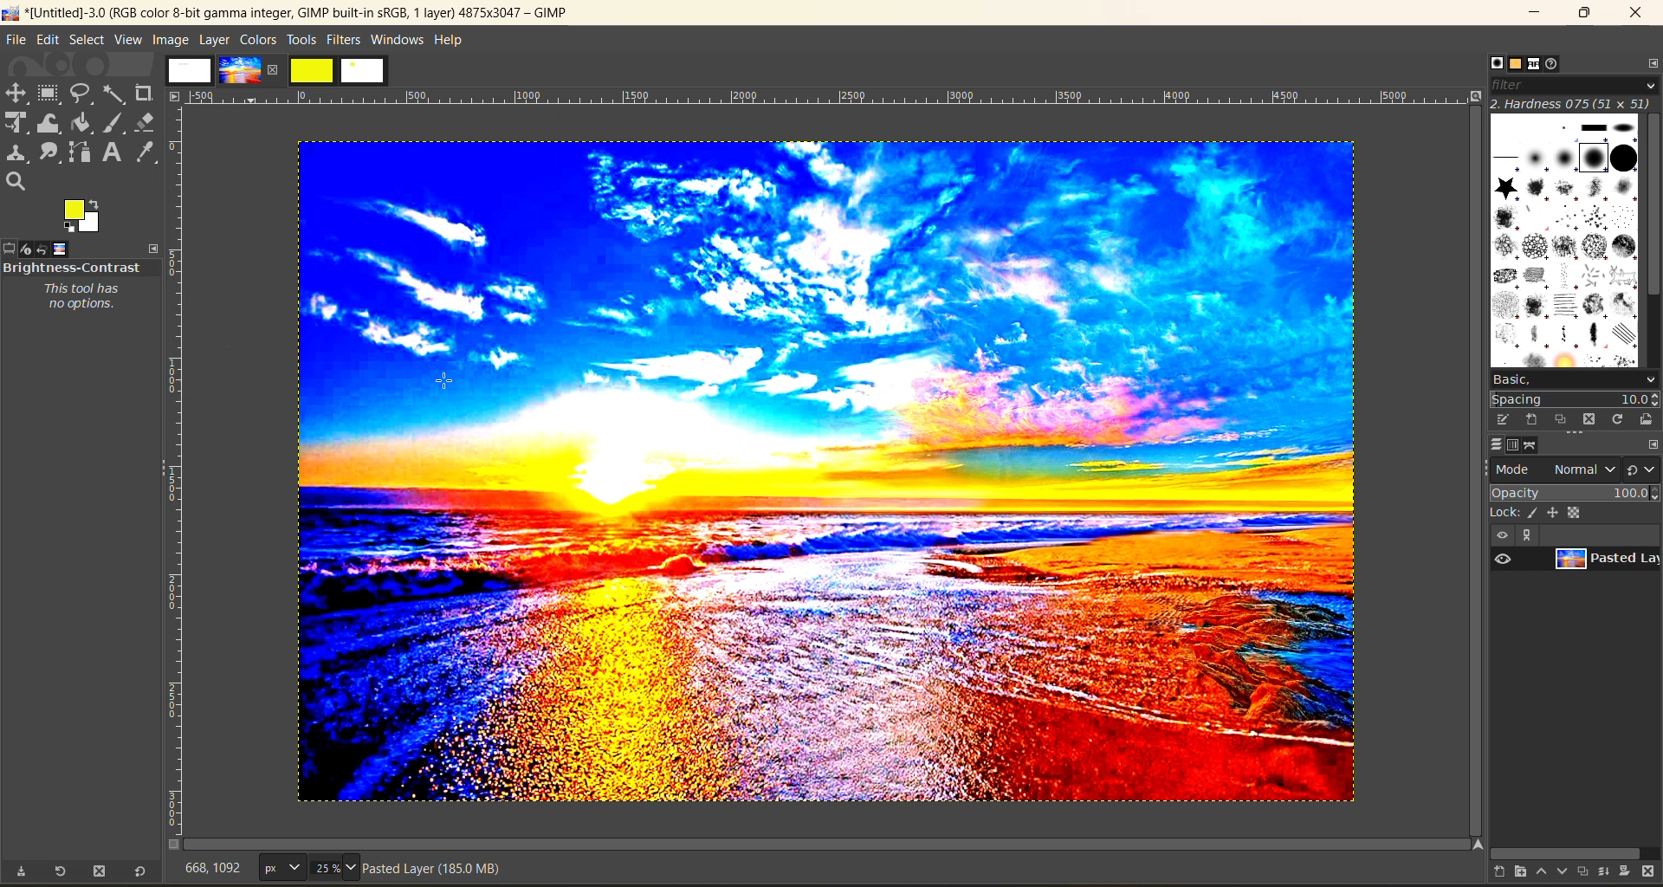 Image resolution: width=1663 pixels, height=887 pixels. I want to click on fonts, so click(1538, 66).